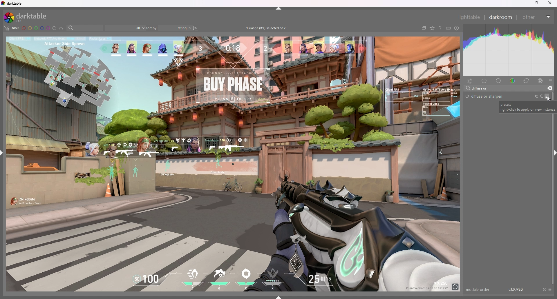  What do you see at coordinates (61, 28) in the screenshot?
I see `include color label` at bounding box center [61, 28].